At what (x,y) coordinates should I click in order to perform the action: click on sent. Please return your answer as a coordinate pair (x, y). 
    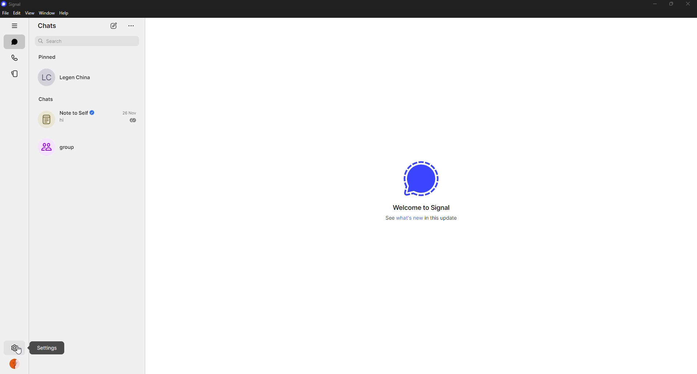
    Looking at the image, I should click on (133, 120).